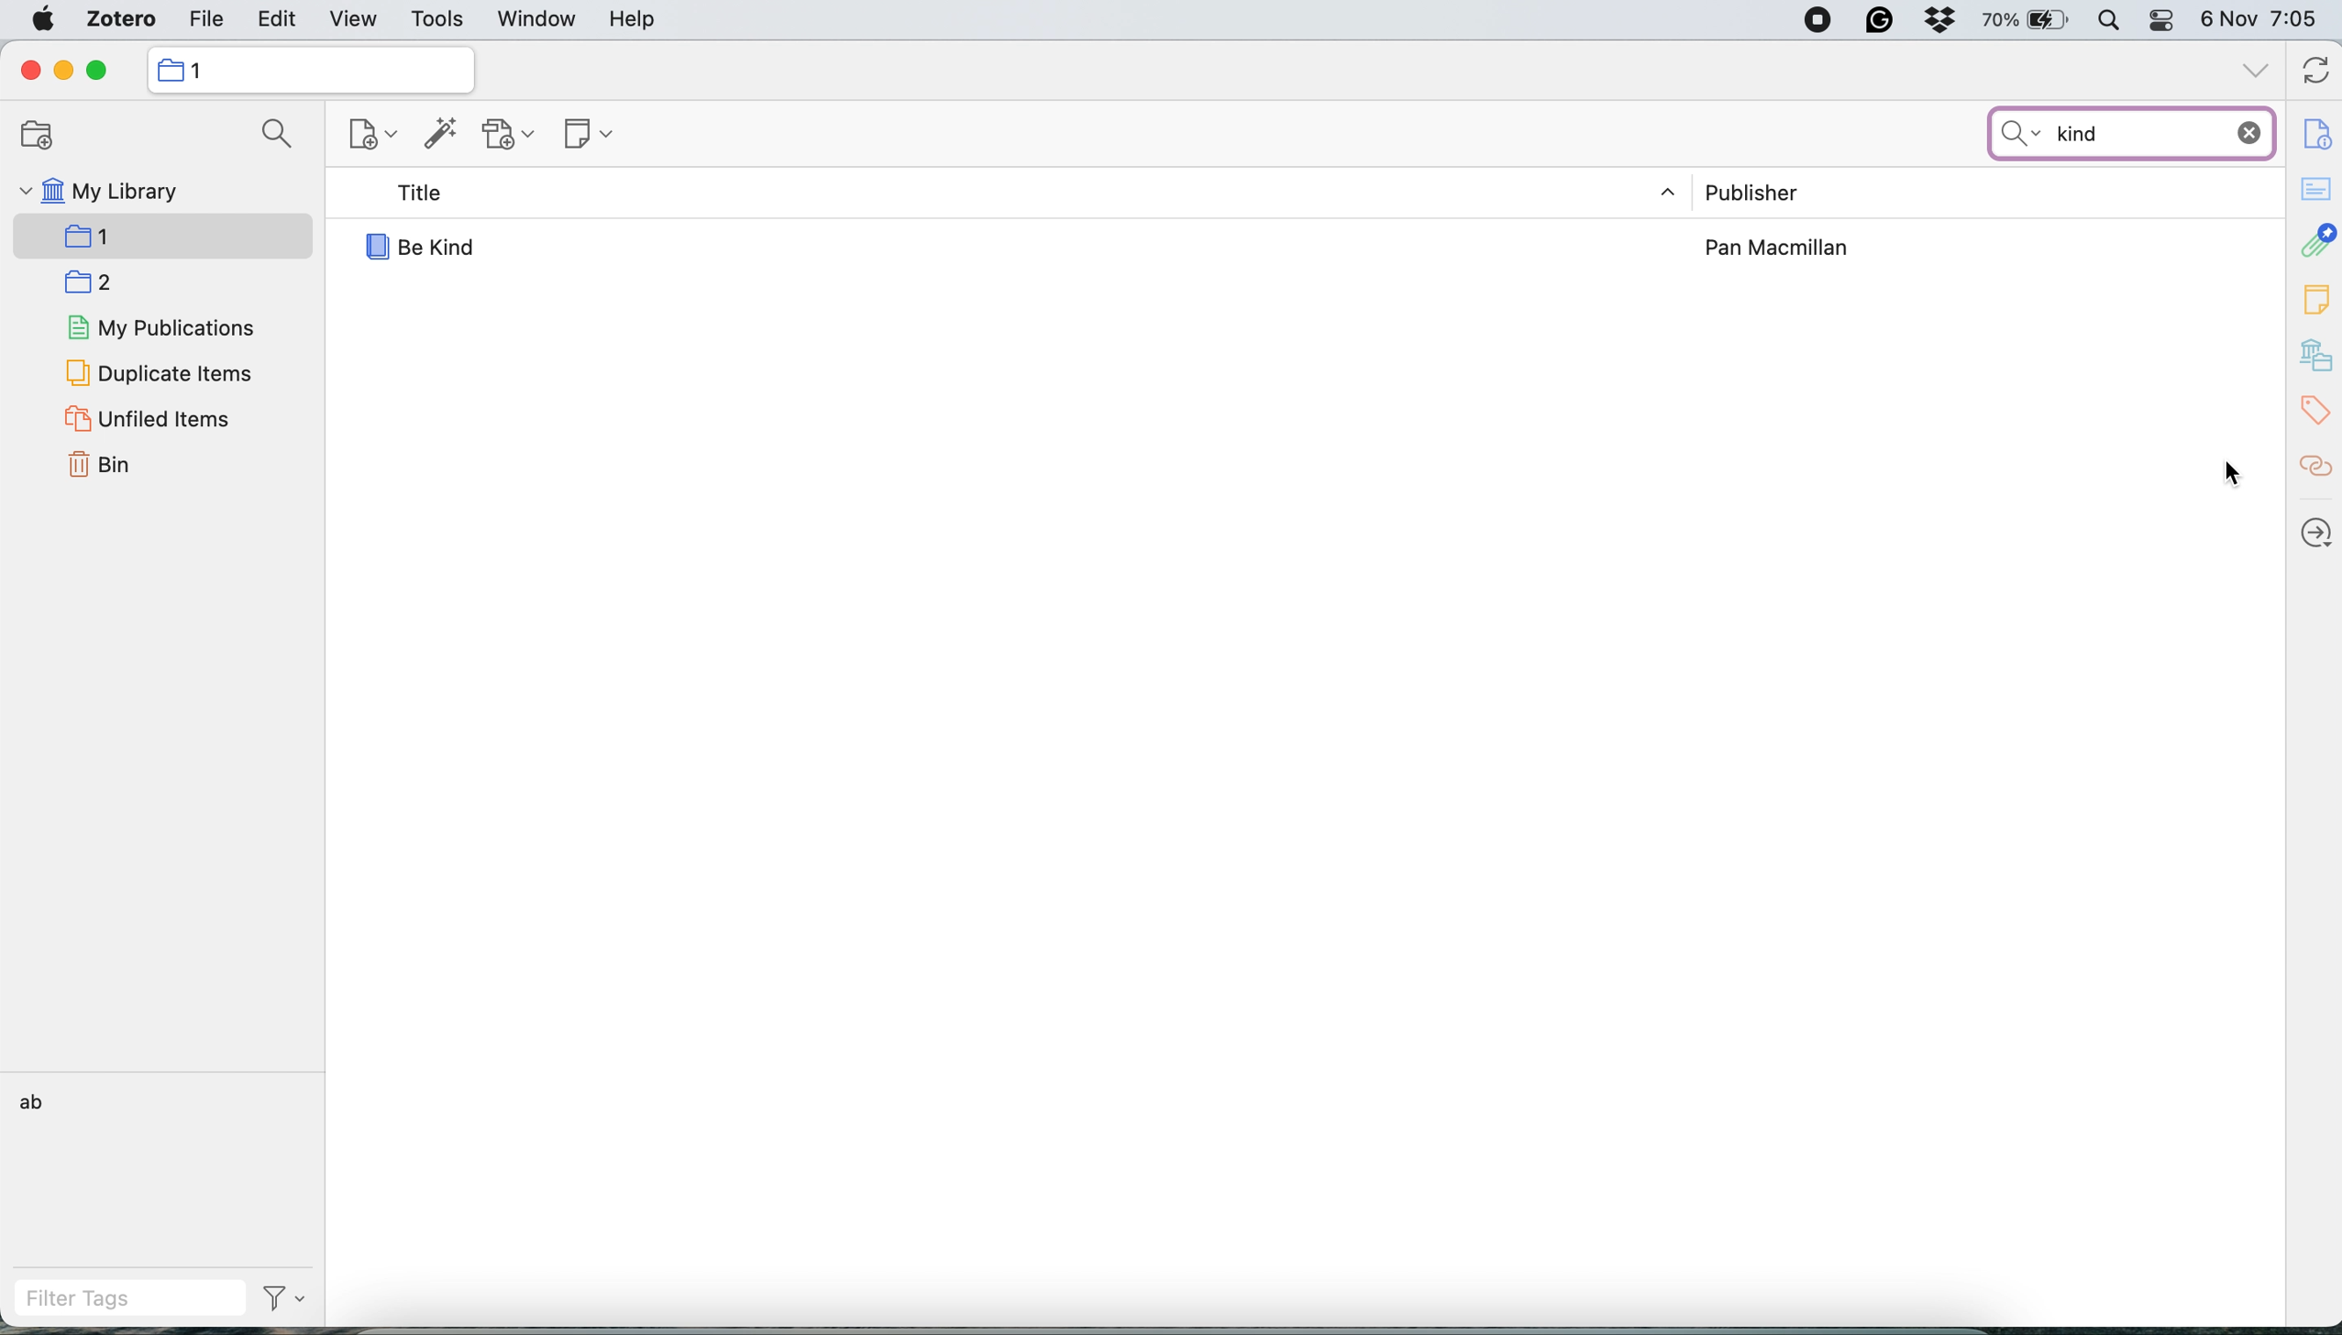 The image size is (2342, 1335). I want to click on Be Kind, so click(446, 247).